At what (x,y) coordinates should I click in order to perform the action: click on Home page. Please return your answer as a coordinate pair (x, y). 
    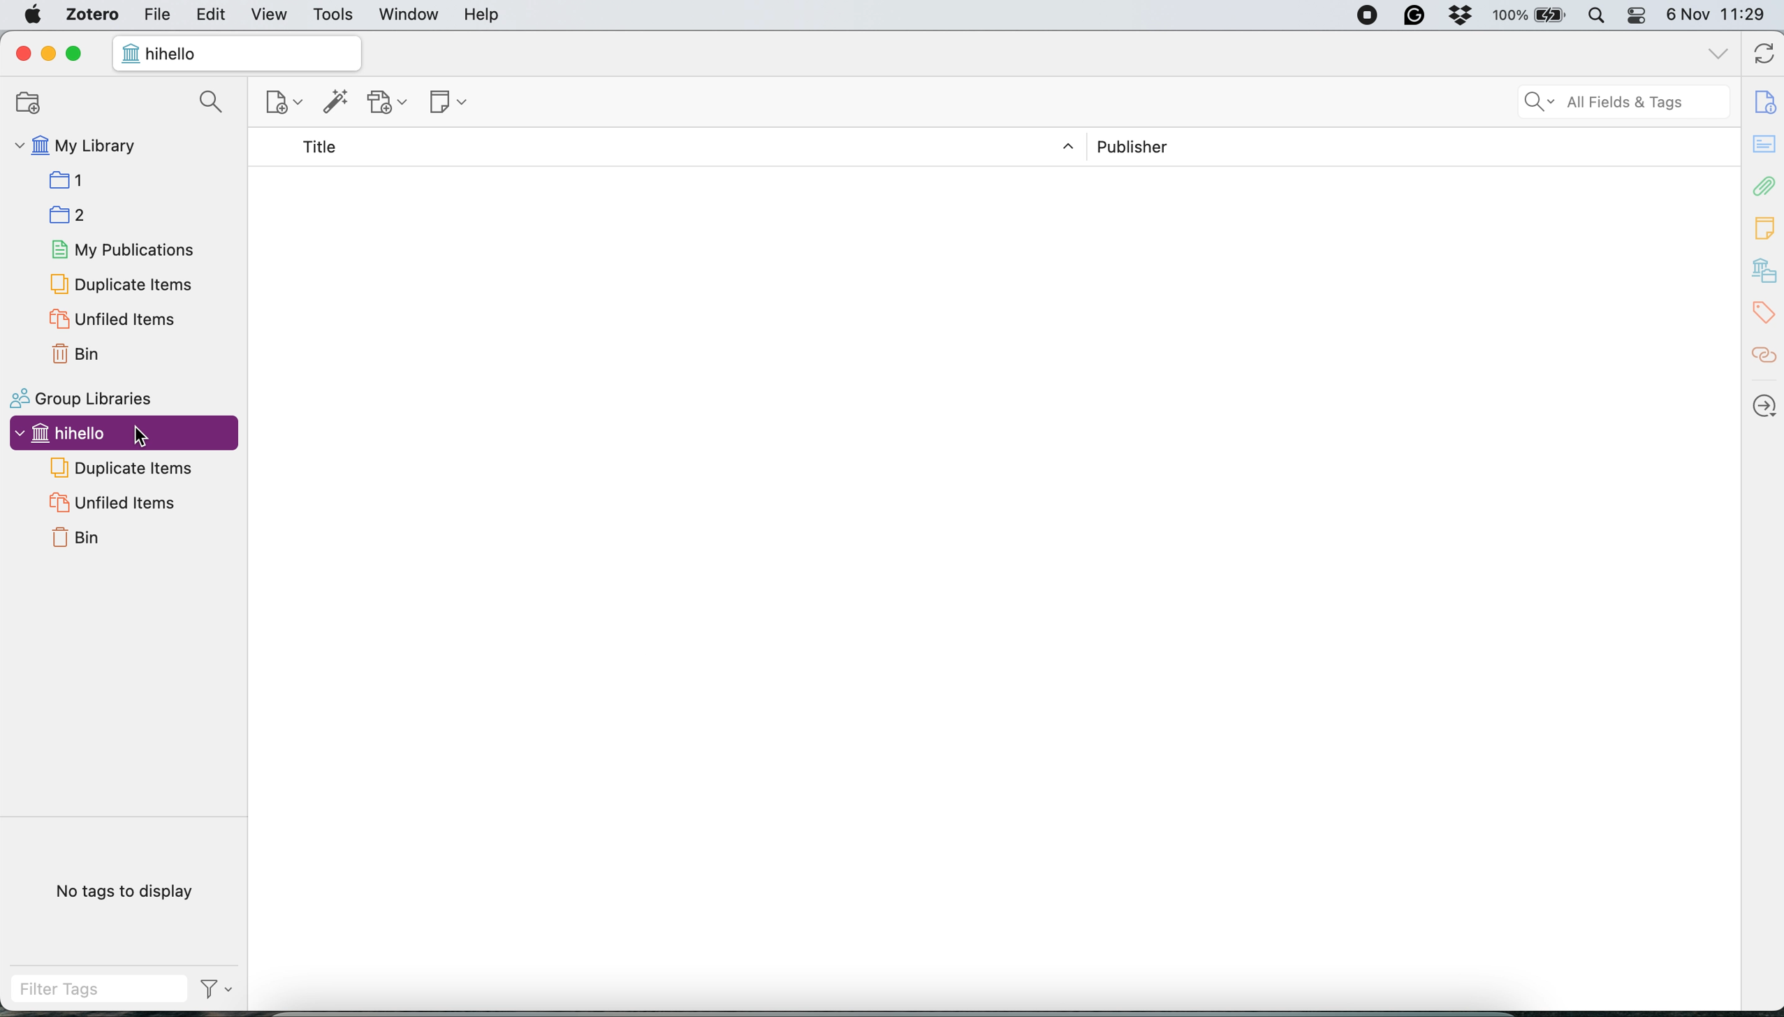
    Looking at the image, I should click on (128, 59).